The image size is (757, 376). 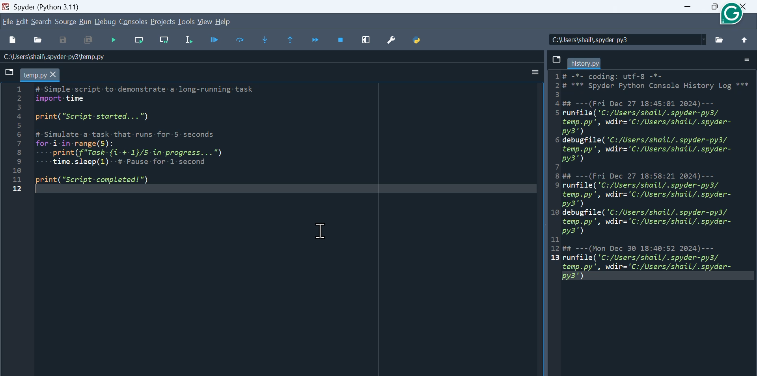 I want to click on upvote, so click(x=744, y=40).